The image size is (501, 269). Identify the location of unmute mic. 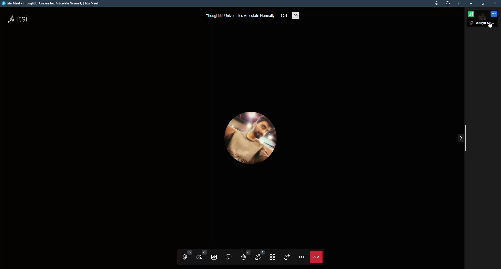
(184, 256).